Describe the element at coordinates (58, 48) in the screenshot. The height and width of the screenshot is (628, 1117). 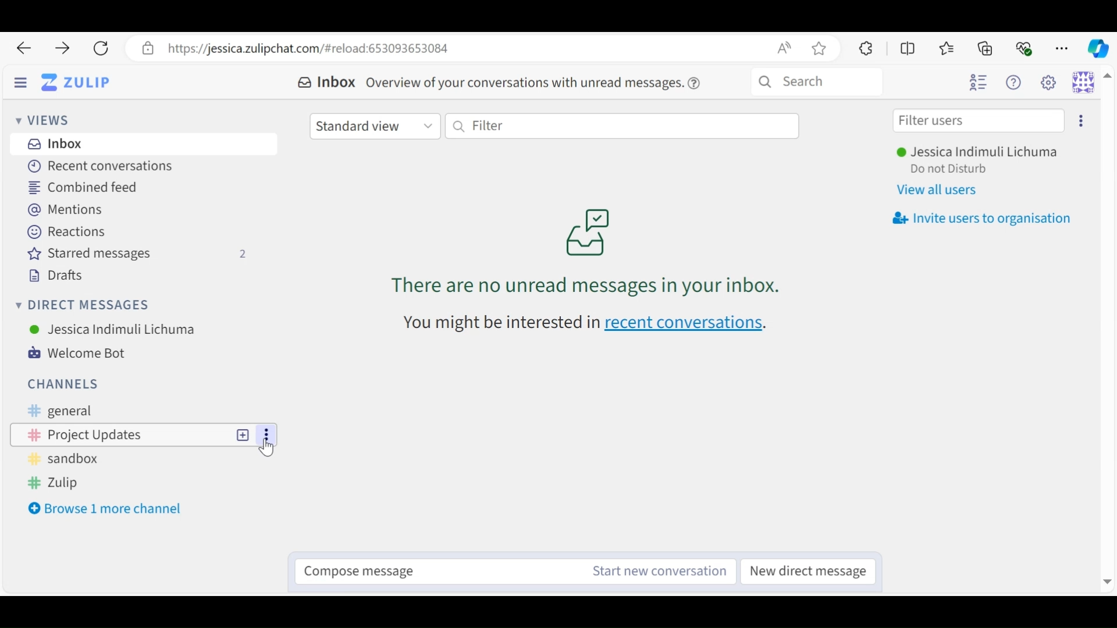
I see `Go Forward` at that location.